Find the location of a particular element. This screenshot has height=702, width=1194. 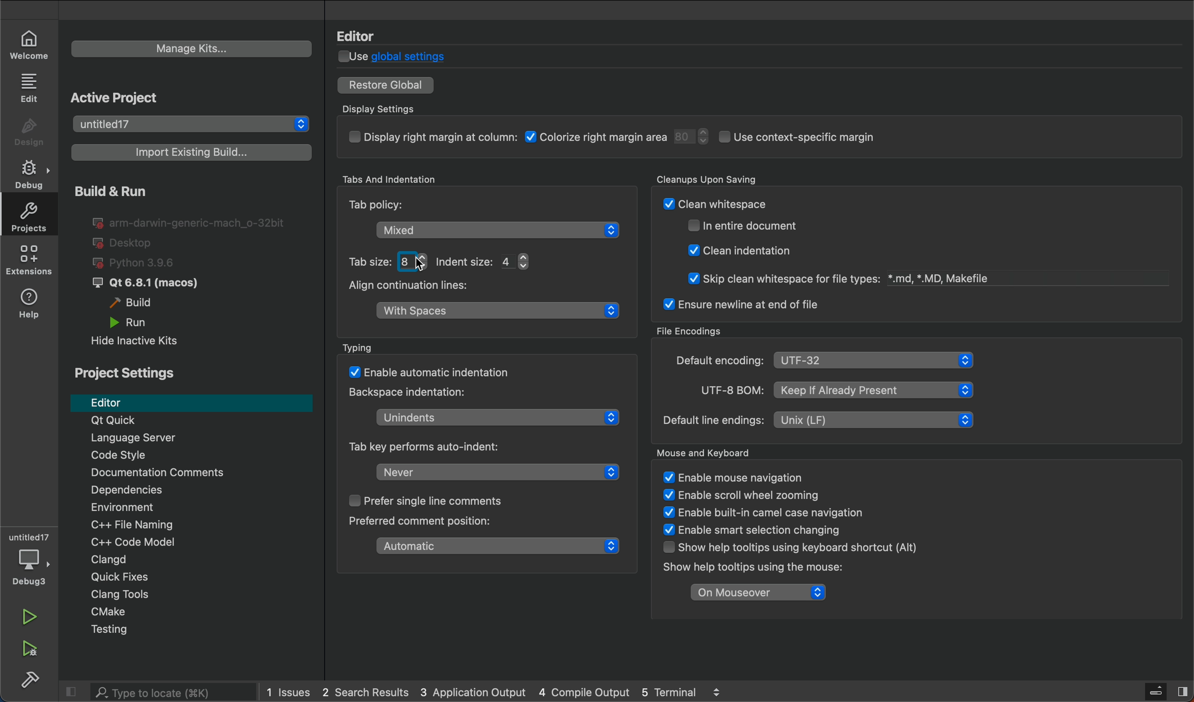

run is located at coordinates (32, 618).